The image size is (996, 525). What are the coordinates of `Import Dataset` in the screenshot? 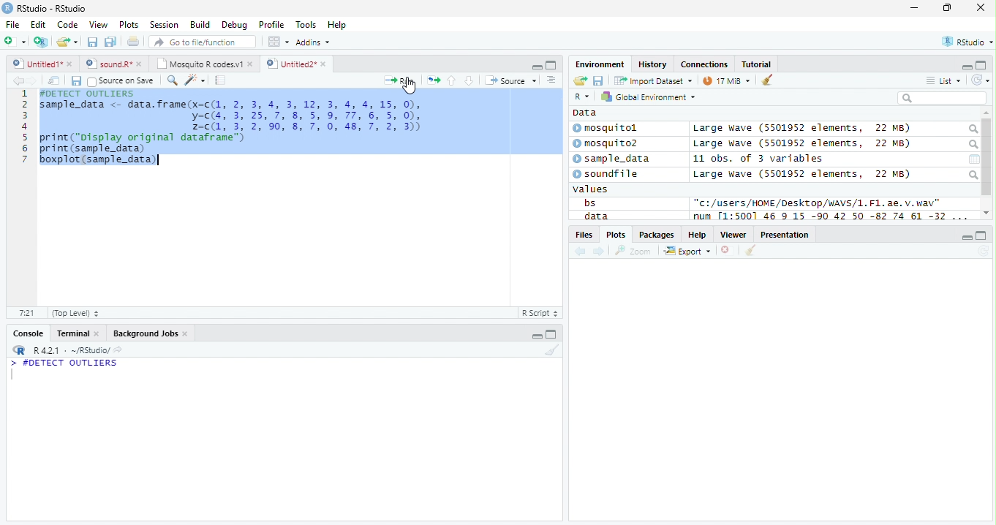 It's located at (653, 81).